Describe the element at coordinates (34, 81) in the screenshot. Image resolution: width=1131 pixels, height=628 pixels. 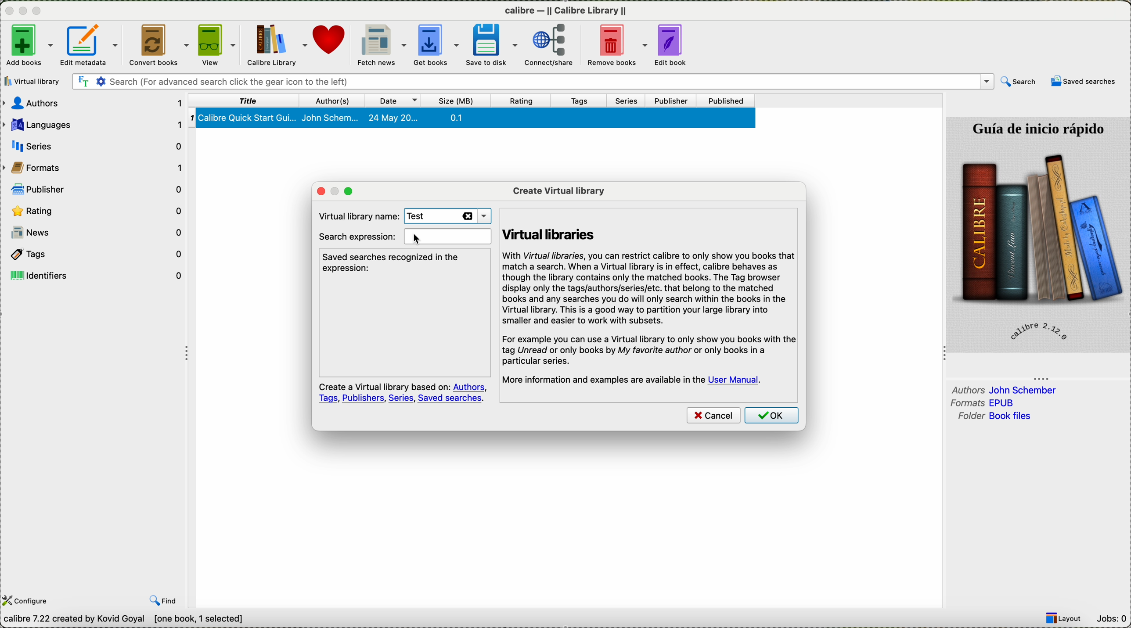
I see `click on virtual library` at that location.